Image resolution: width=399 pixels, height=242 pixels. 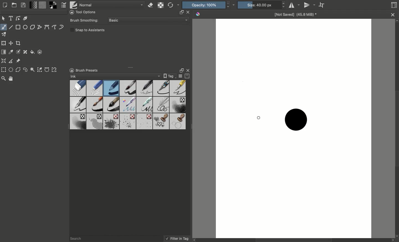 What do you see at coordinates (19, 43) in the screenshot?
I see `Crop` at bounding box center [19, 43].